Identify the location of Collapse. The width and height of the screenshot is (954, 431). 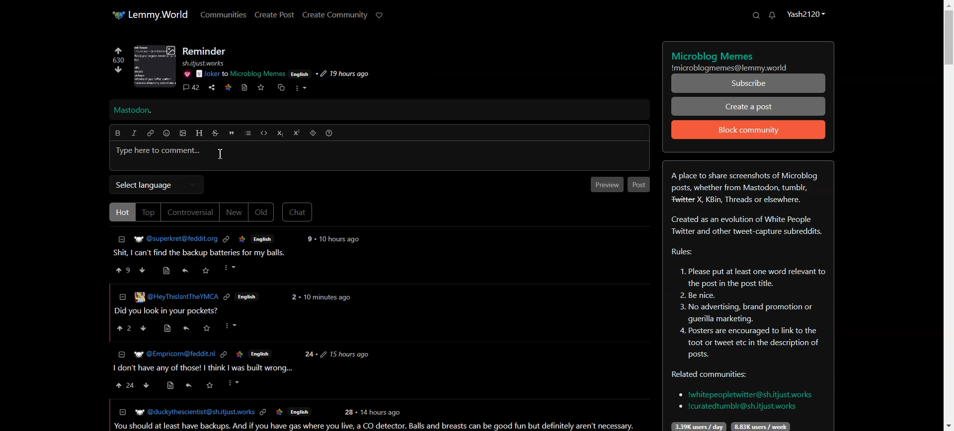
(122, 239).